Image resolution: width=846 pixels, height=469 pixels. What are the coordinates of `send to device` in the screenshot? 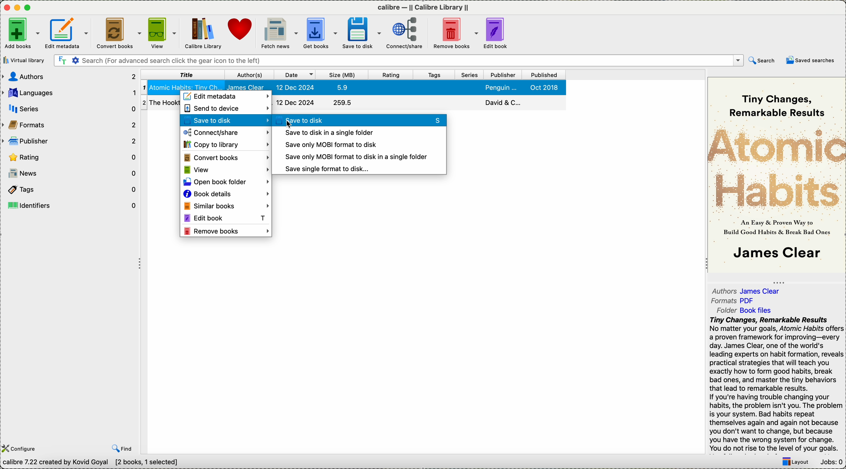 It's located at (226, 110).